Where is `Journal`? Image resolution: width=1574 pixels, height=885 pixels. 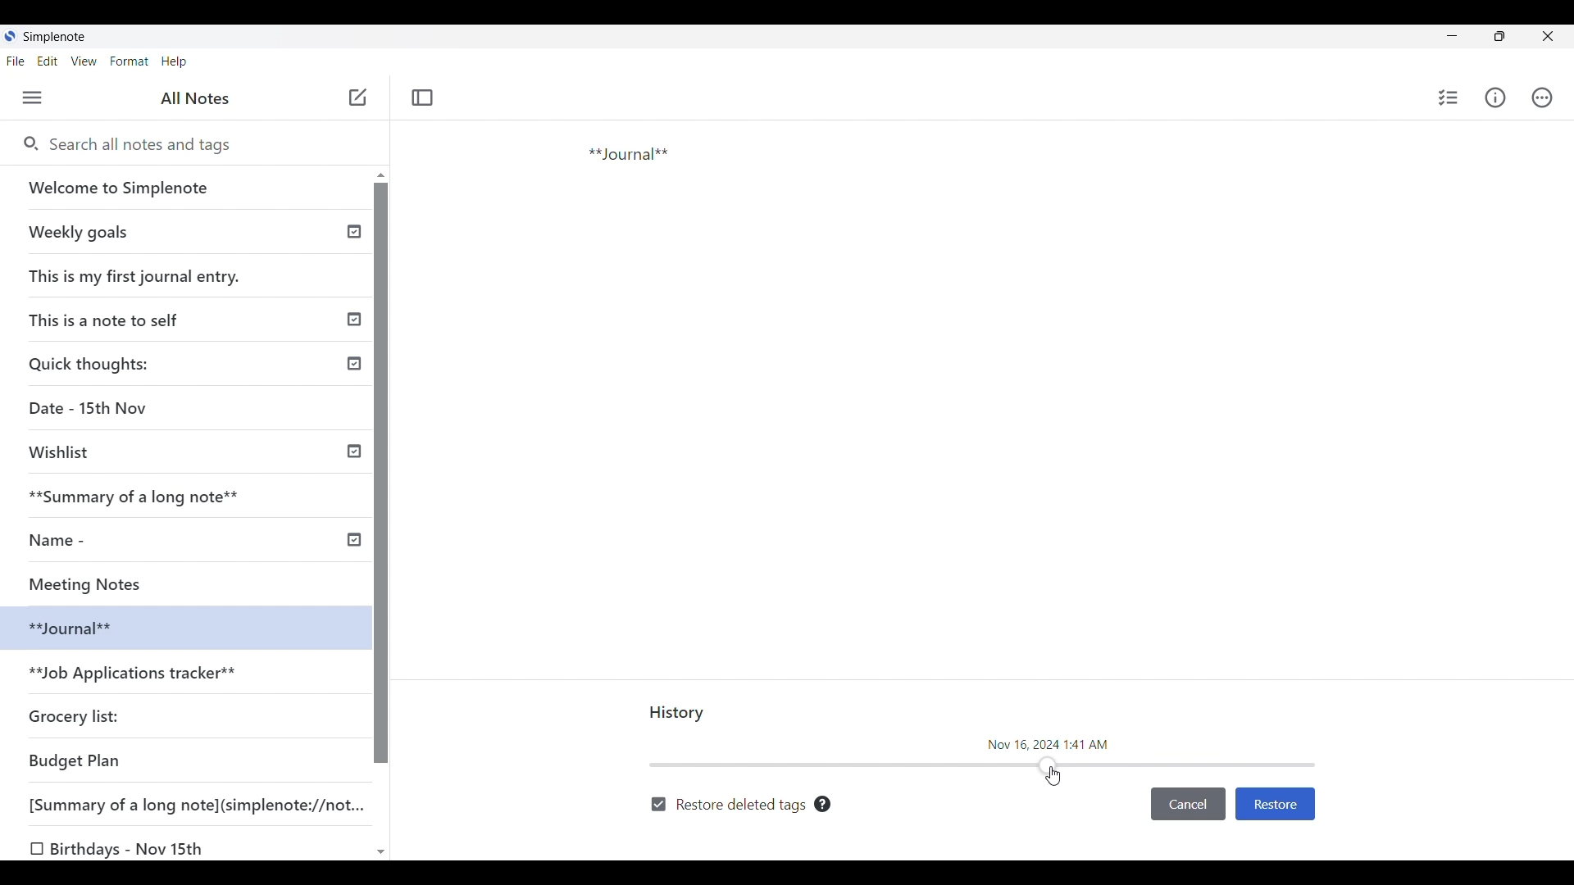
Journal is located at coordinates (696, 216).